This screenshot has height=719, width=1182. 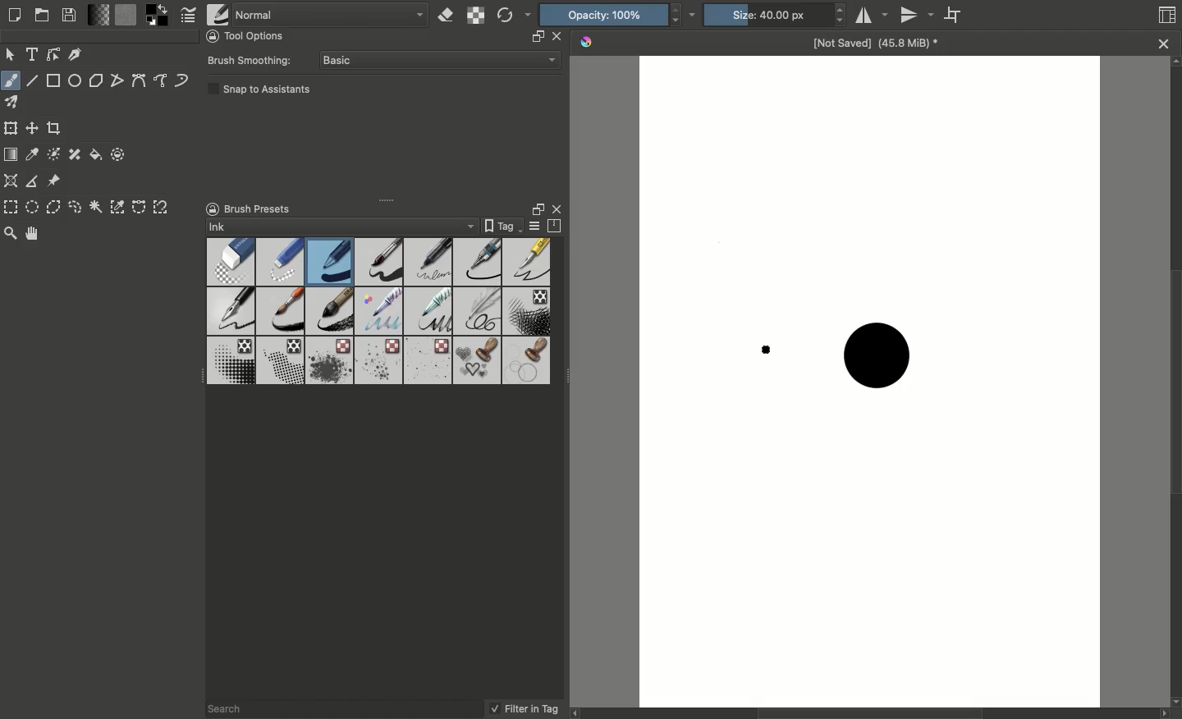 What do you see at coordinates (379, 312) in the screenshot?
I see `Brushes` at bounding box center [379, 312].